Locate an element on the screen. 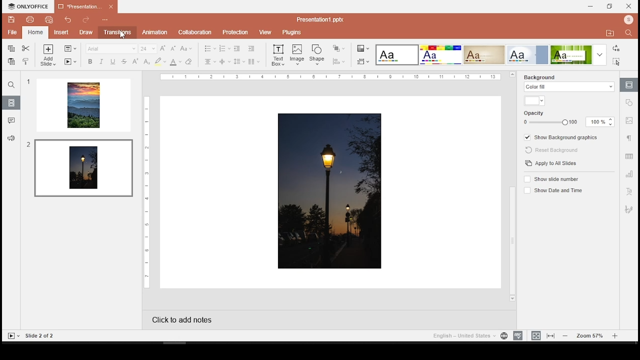 This screenshot has width=640, height=360. slide 2 is located at coordinates (82, 167).